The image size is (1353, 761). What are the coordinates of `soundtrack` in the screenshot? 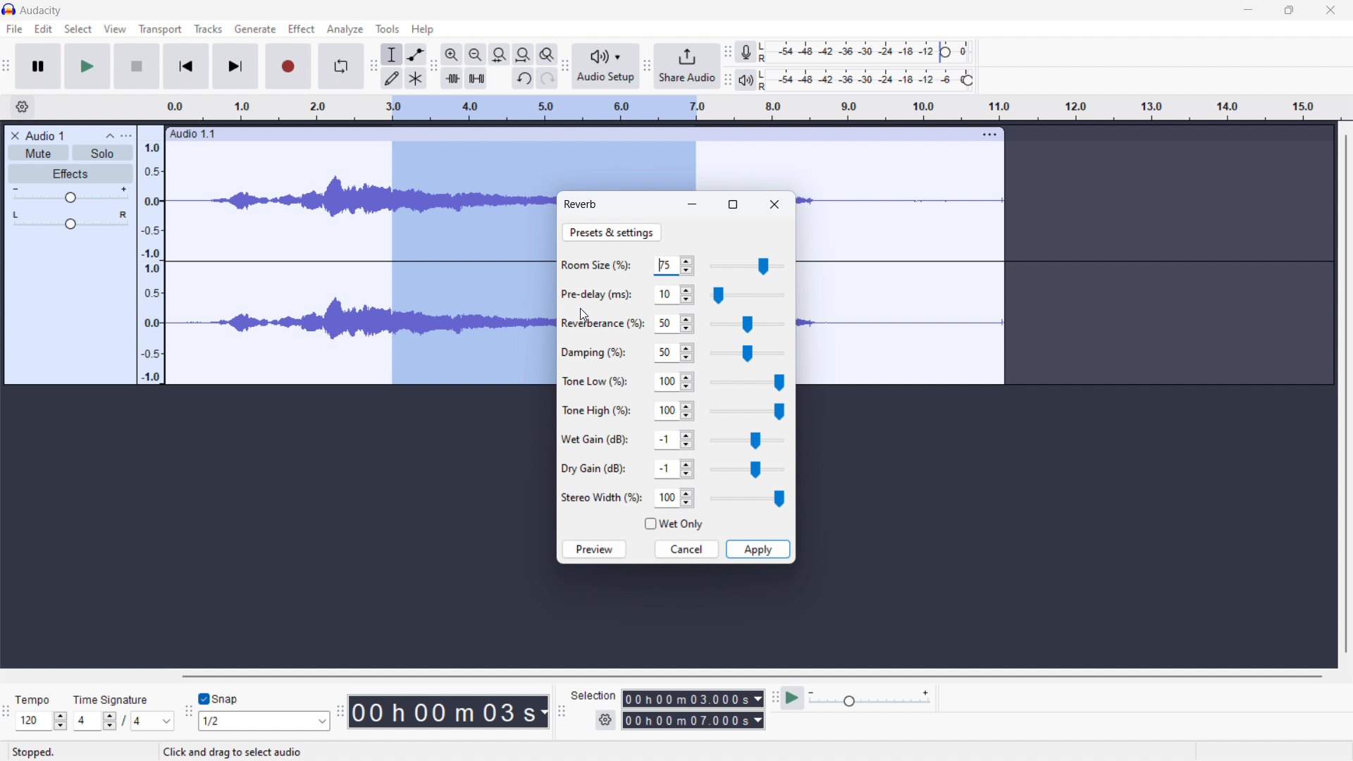 It's located at (269, 268).